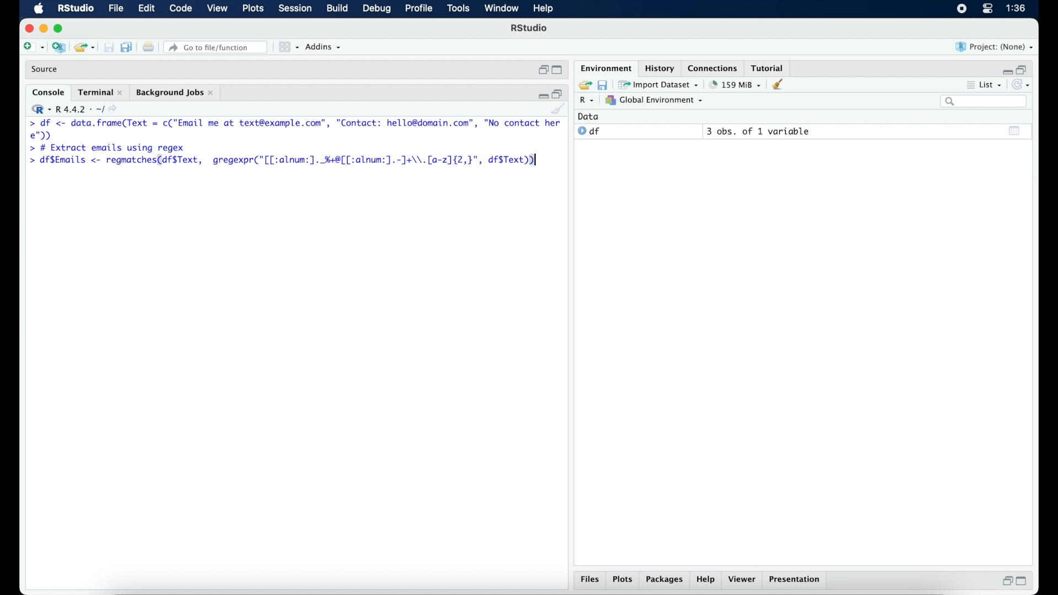 This screenshot has height=595, width=1058. I want to click on create new project, so click(58, 47).